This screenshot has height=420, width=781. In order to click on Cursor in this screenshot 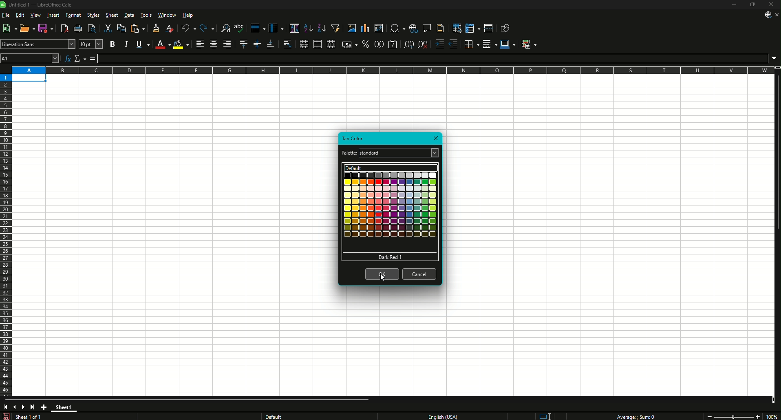, I will do `click(383, 277)`.